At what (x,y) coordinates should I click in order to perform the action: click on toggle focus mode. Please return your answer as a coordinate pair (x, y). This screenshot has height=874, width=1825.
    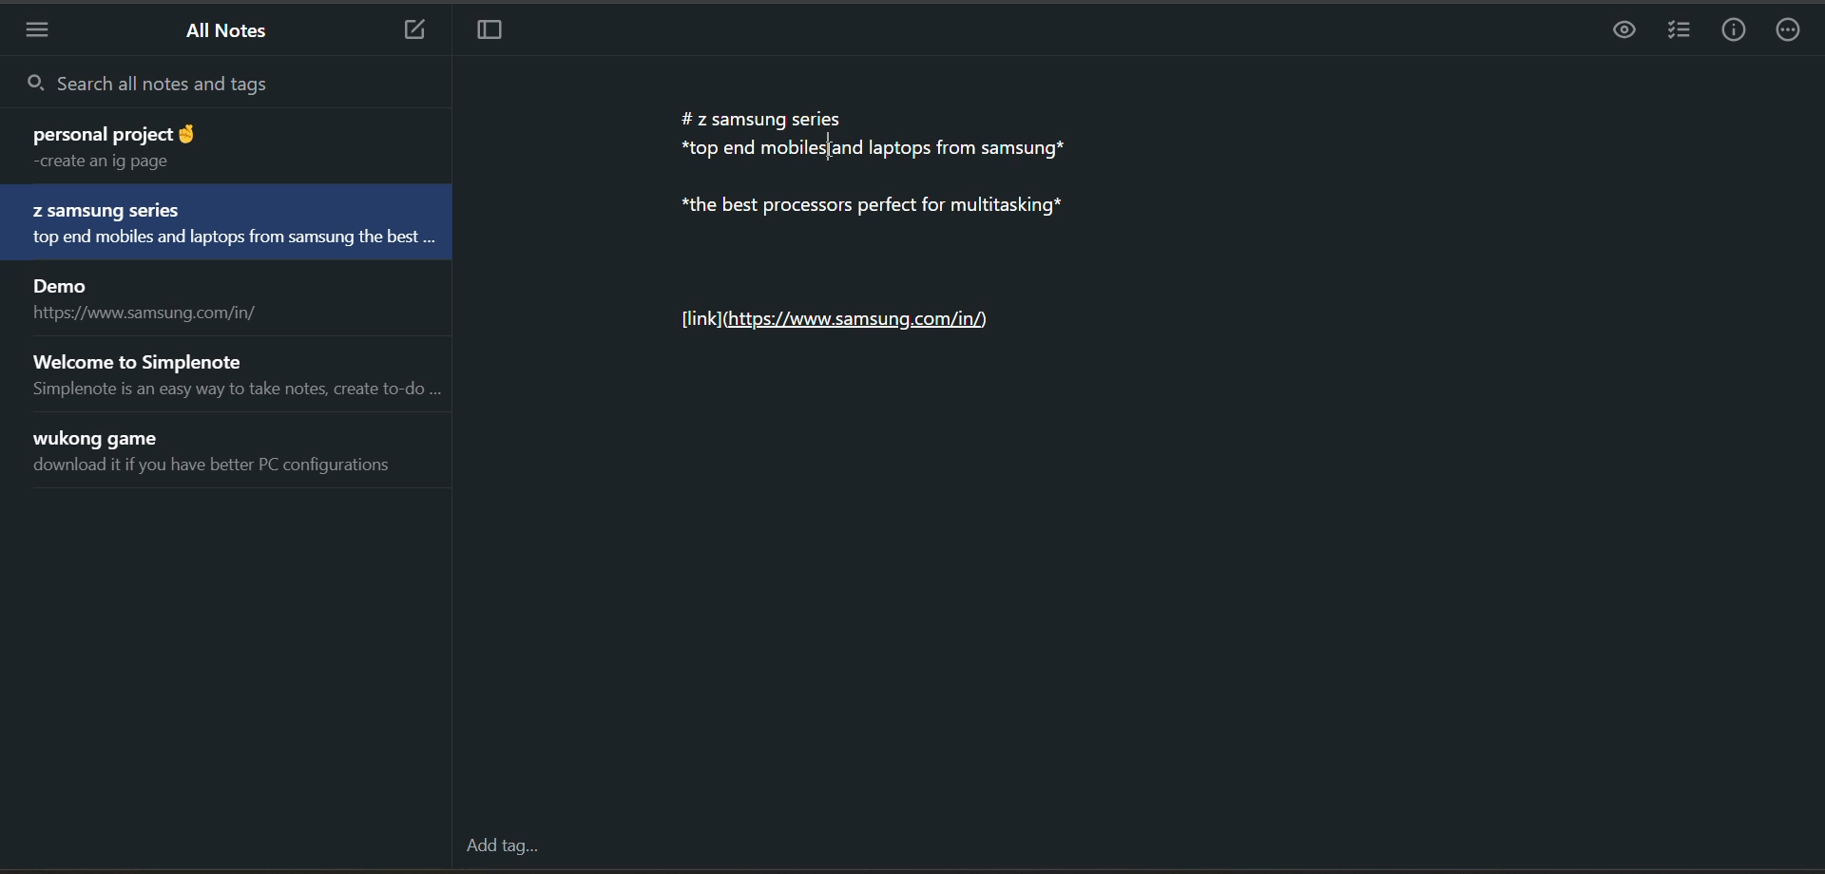
    Looking at the image, I should click on (499, 33).